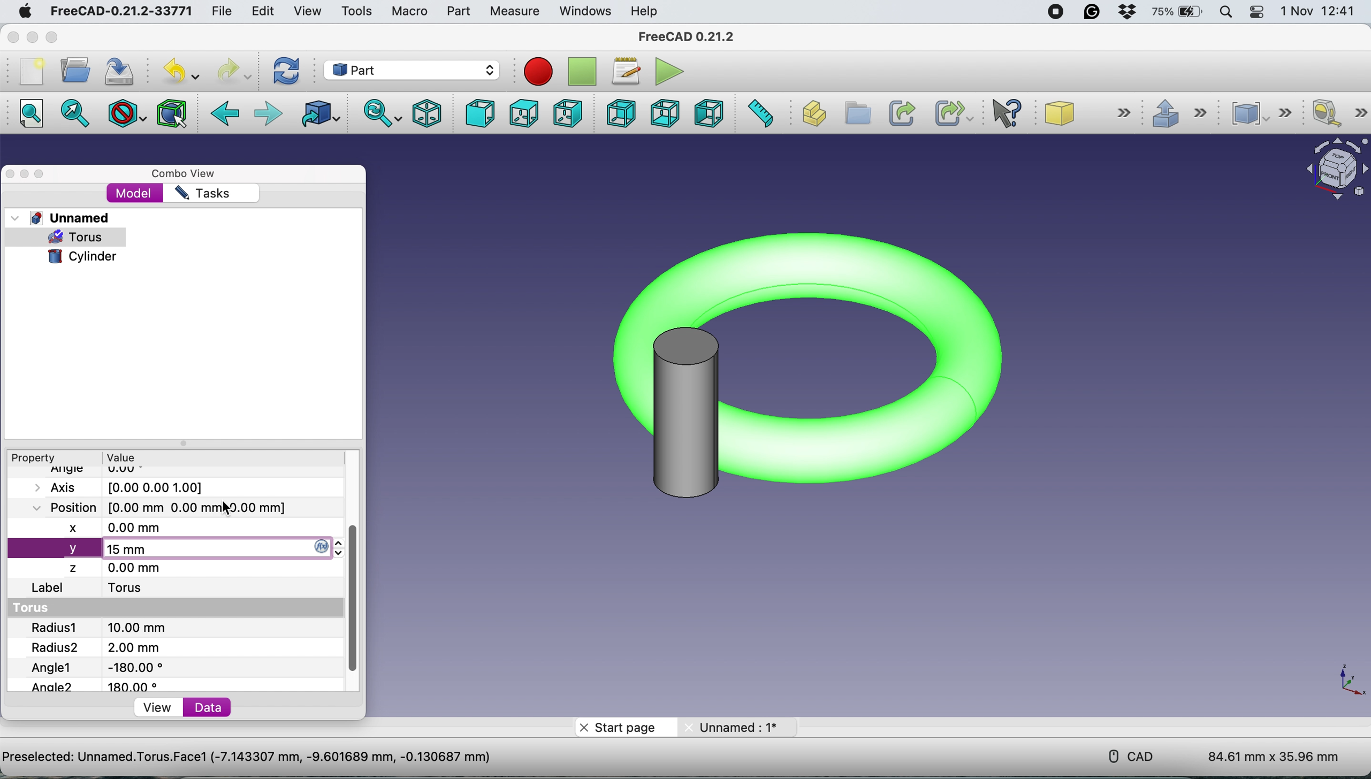 The height and width of the screenshot is (779, 1371). I want to click on front, so click(481, 114).